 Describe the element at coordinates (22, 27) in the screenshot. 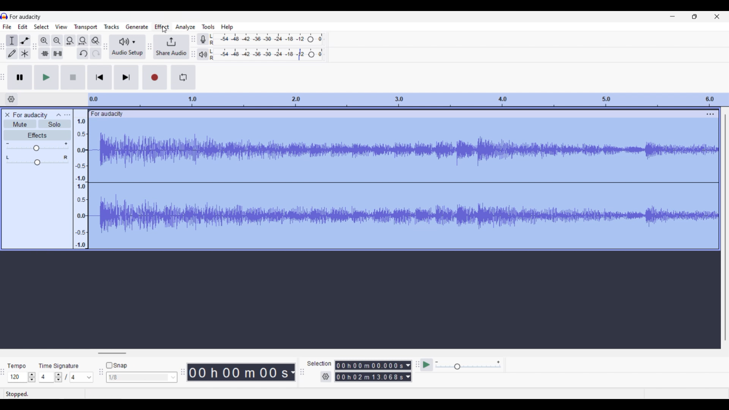

I see `Edit` at that location.